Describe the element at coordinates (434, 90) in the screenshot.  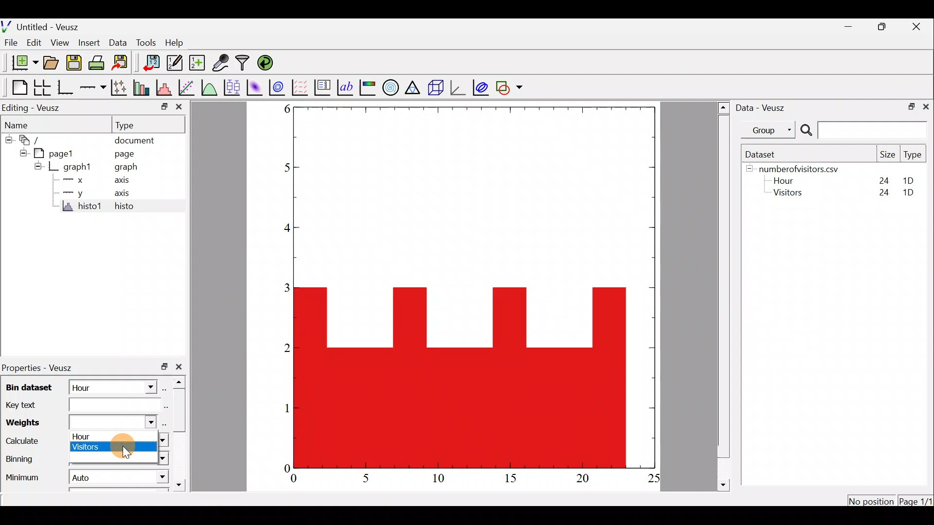
I see `3d scene` at that location.